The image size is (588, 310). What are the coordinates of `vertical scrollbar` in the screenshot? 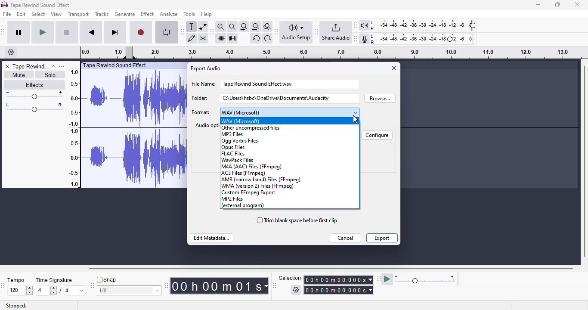 It's located at (584, 161).